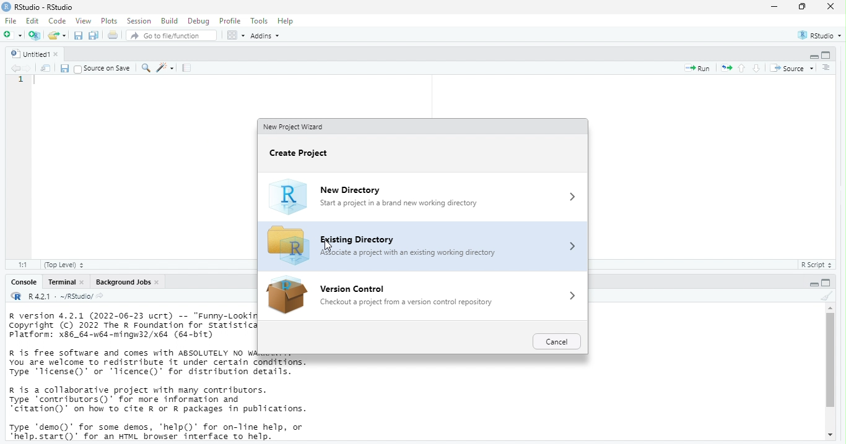  What do you see at coordinates (113, 35) in the screenshot?
I see `print the current file` at bounding box center [113, 35].